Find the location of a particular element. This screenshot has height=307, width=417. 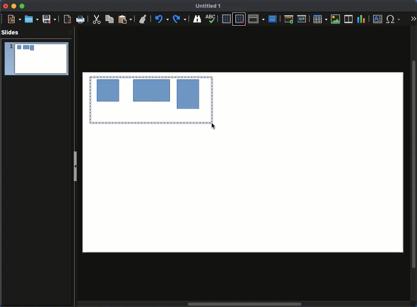

Name is located at coordinates (210, 6).